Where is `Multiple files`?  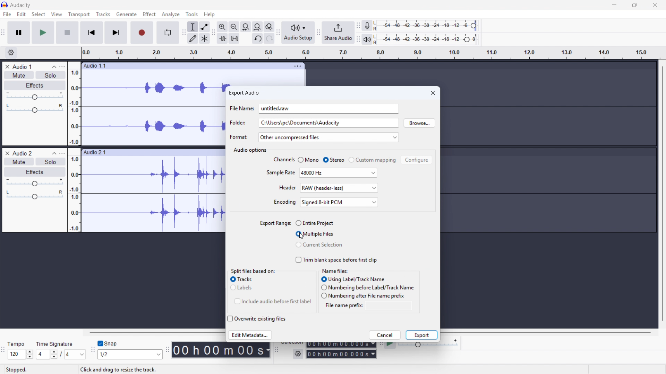 Multiple files is located at coordinates (314, 234).